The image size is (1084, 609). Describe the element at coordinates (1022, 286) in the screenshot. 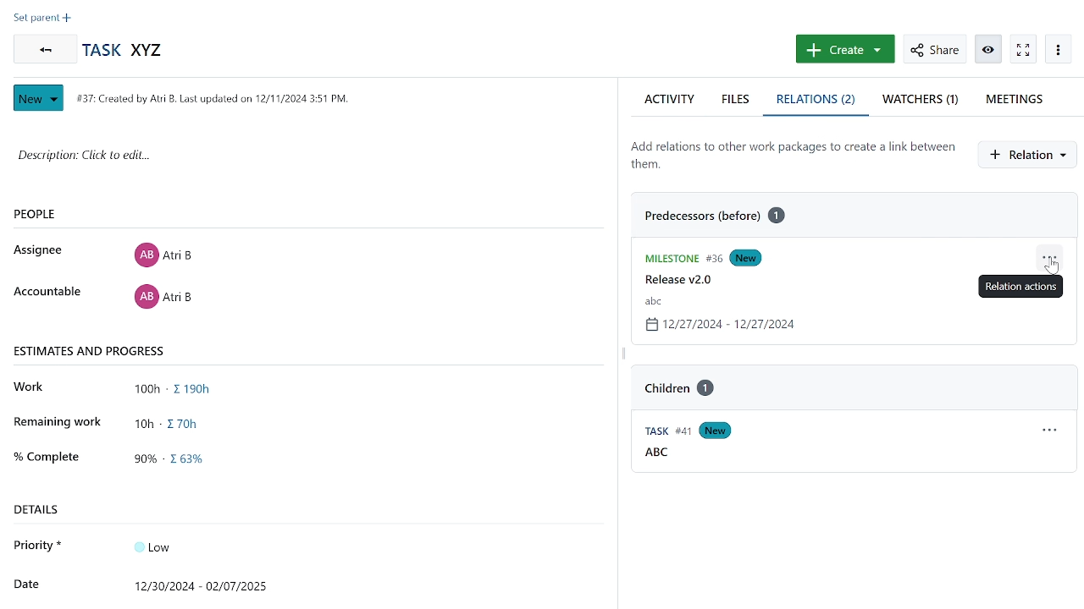

I see `relation actions` at that location.